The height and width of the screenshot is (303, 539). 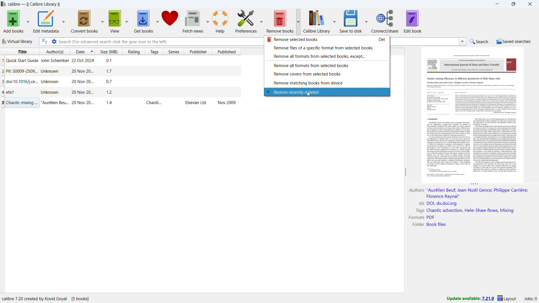 What do you see at coordinates (19, 51) in the screenshot?
I see `sort by title` at bounding box center [19, 51].